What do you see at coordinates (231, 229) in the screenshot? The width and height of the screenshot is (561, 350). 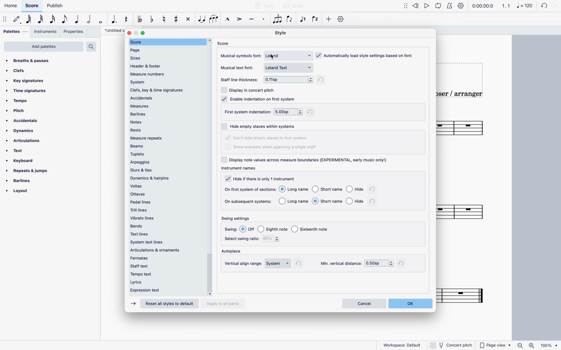 I see `swing` at bounding box center [231, 229].